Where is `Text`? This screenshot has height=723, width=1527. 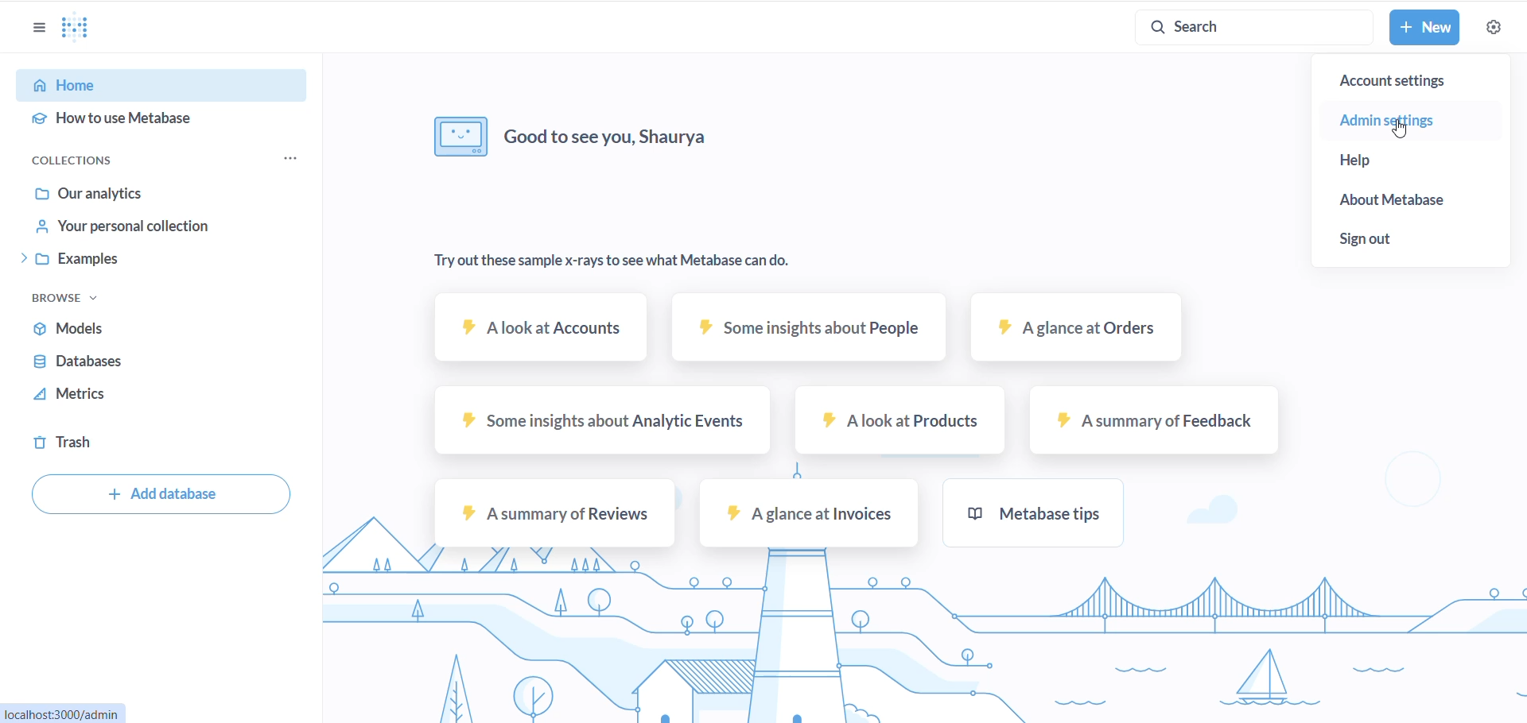
Text is located at coordinates (612, 261).